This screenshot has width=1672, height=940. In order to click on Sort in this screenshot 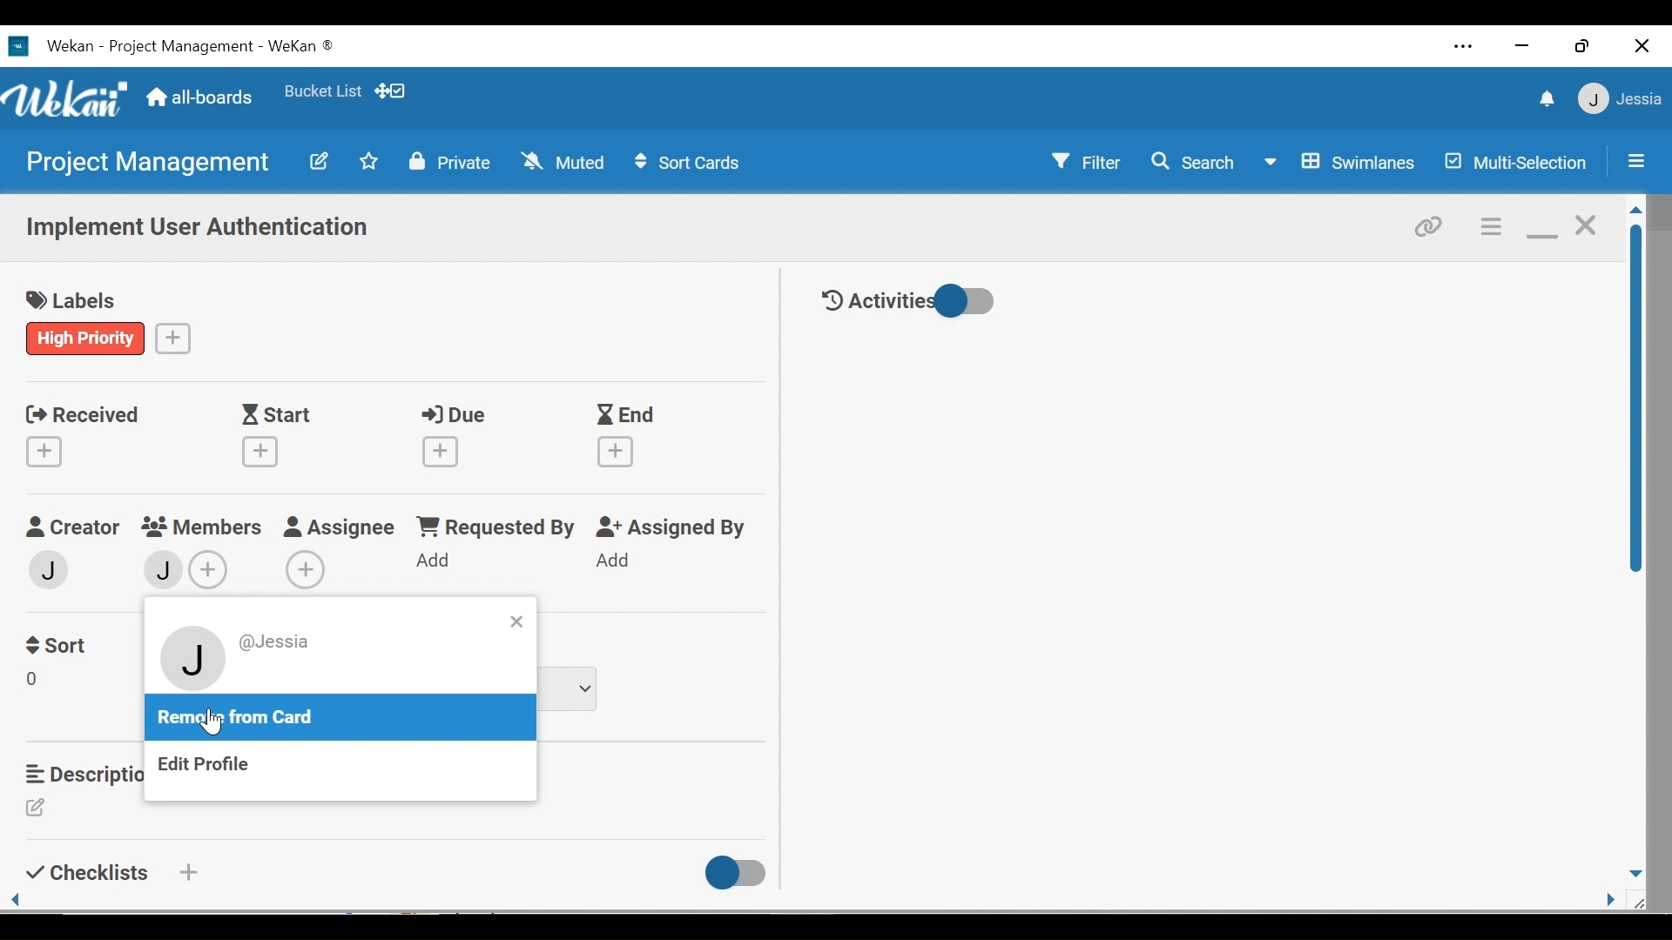, I will do `click(58, 646)`.